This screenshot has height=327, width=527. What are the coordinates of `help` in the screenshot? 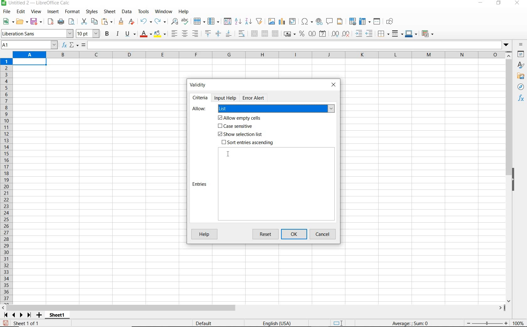 It's located at (184, 12).